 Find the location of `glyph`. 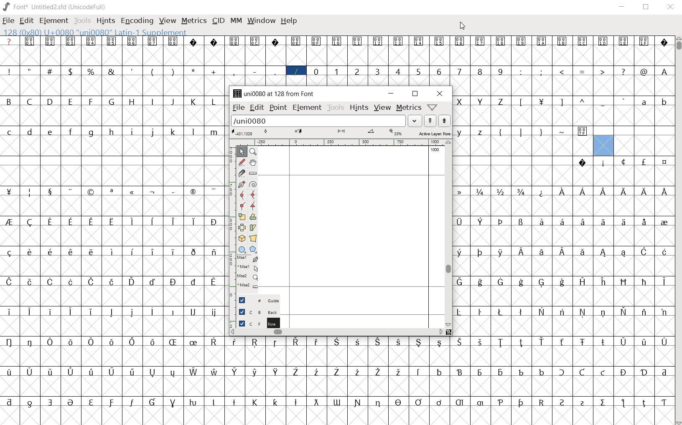

glyph is located at coordinates (500, 133).